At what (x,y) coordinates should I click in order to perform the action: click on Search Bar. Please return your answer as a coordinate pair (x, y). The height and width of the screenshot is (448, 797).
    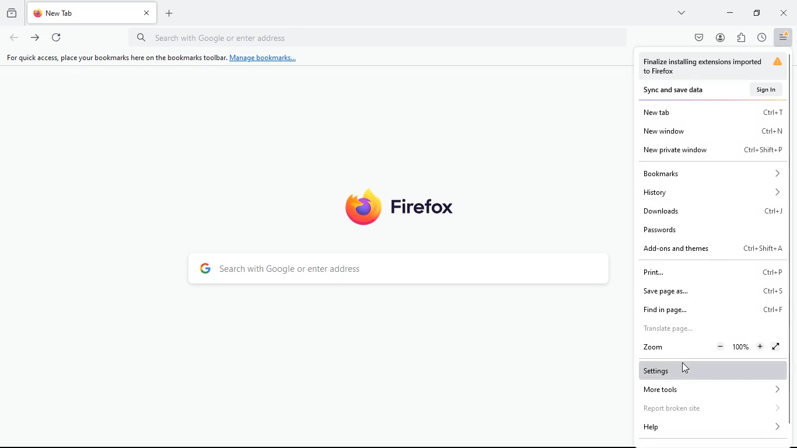
    Looking at the image, I should click on (377, 37).